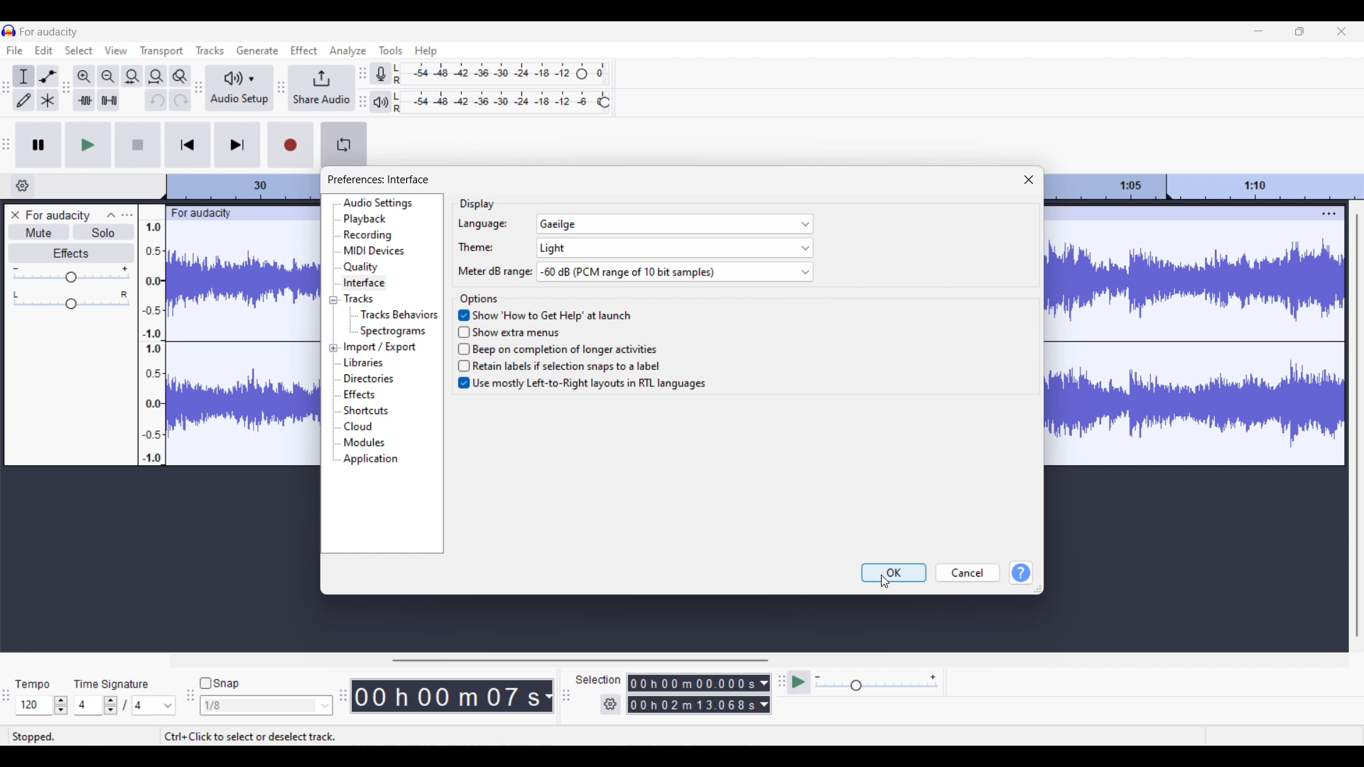 The image size is (1364, 767). I want to click on Undo, so click(156, 99).